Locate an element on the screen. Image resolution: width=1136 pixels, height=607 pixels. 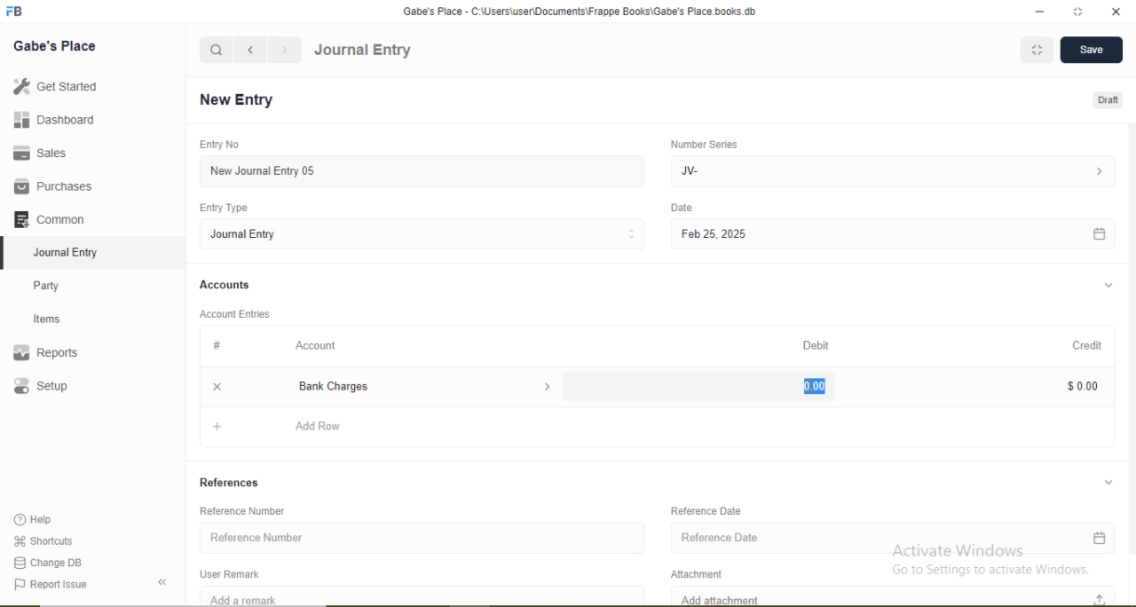
Entry Type is located at coordinates (225, 208).